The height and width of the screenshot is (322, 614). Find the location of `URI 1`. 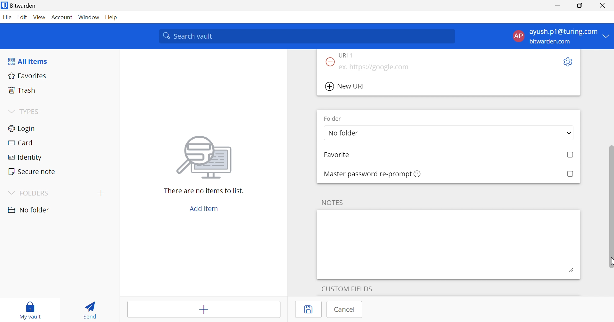

URI 1 is located at coordinates (350, 55).